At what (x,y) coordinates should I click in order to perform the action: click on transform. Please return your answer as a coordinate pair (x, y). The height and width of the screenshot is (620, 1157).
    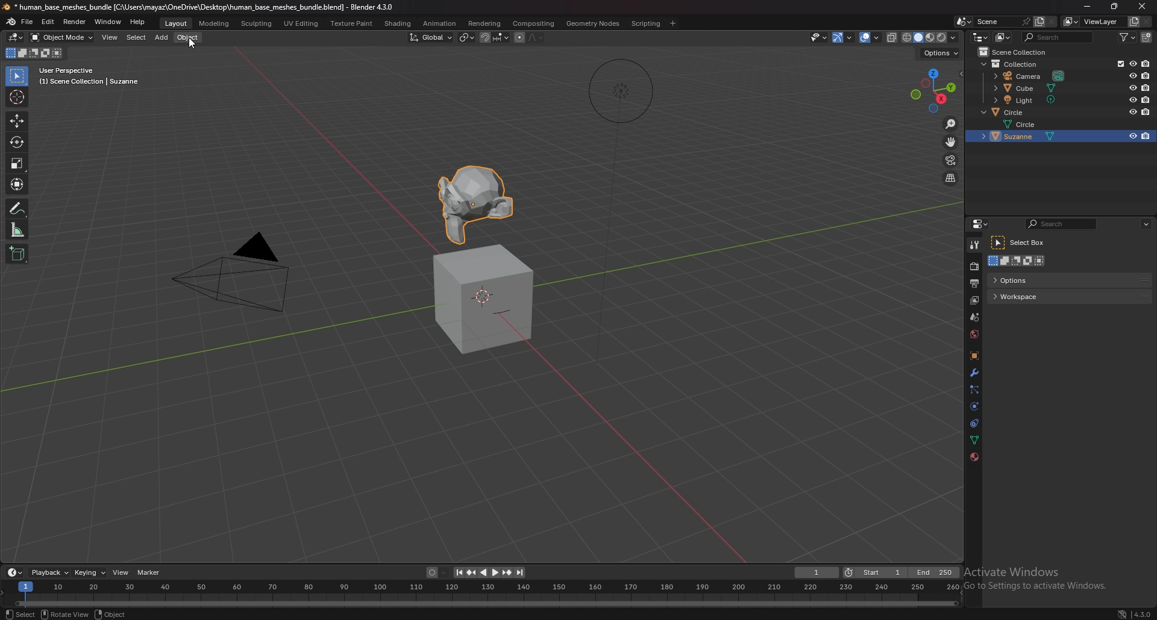
    Looking at the image, I should click on (19, 185).